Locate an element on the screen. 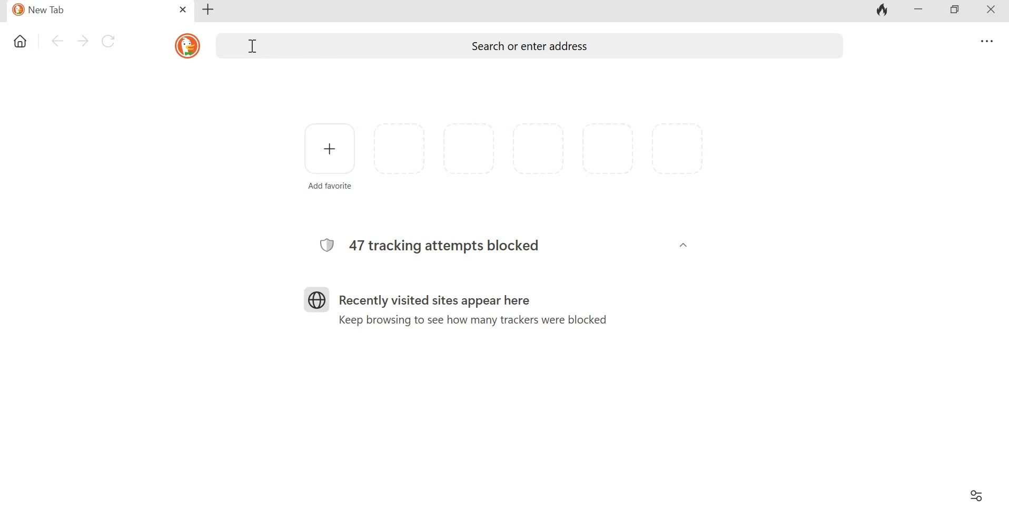  Go forward page is located at coordinates (83, 40).